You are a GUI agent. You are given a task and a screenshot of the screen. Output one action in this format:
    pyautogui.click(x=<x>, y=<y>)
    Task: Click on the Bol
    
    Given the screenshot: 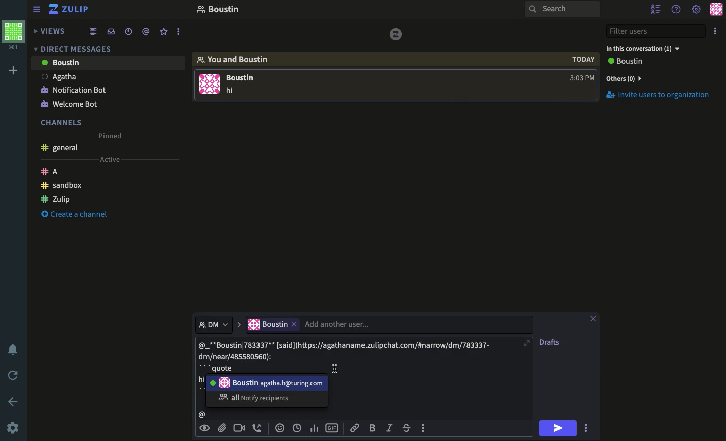 What is the action you would take?
    pyautogui.click(x=374, y=428)
    